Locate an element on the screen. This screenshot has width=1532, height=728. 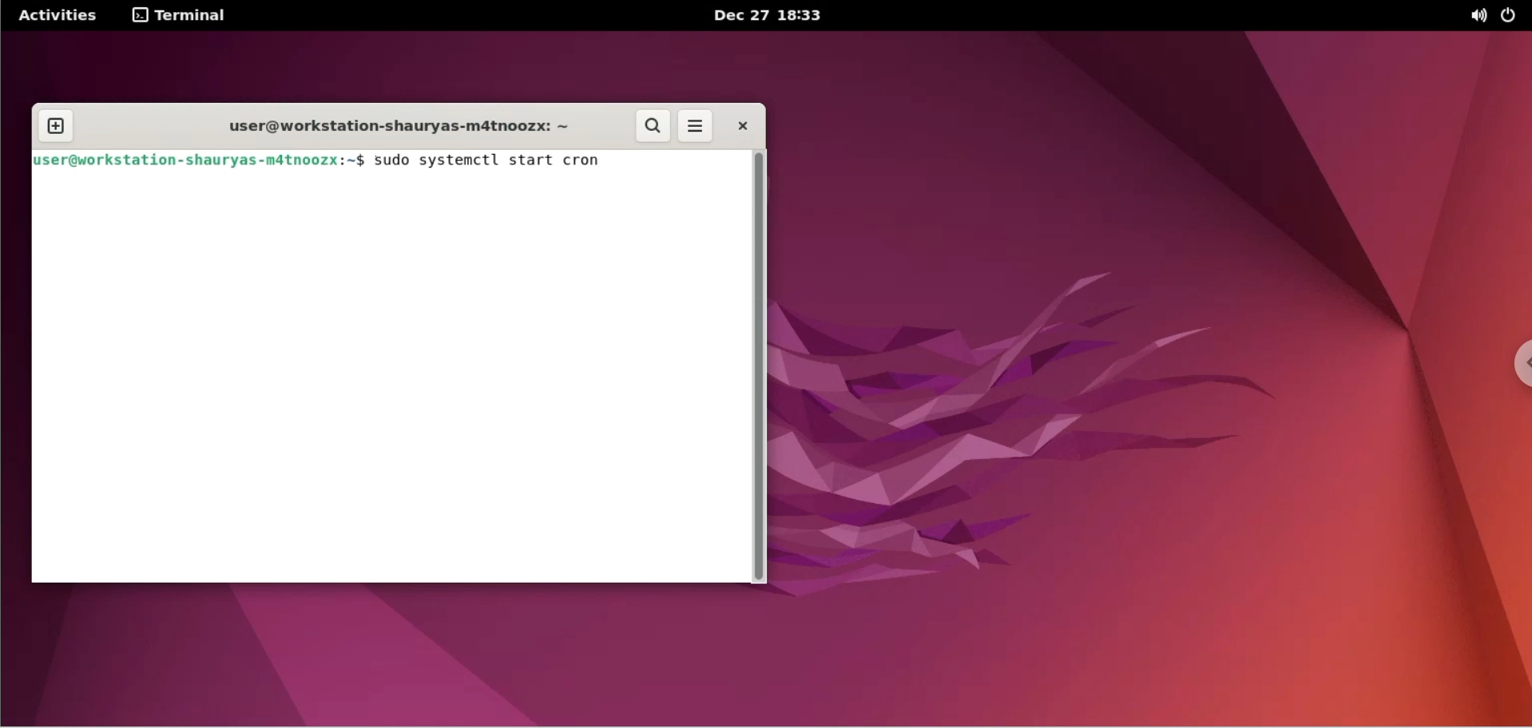
user@workstation-shauryas-m4tnoozx:~$ is located at coordinates (200, 162).